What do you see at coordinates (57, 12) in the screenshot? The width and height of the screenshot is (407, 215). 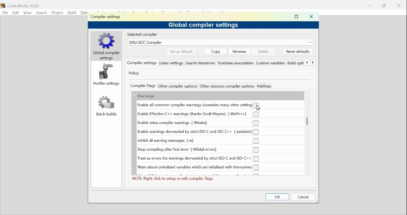 I see `Project` at bounding box center [57, 12].